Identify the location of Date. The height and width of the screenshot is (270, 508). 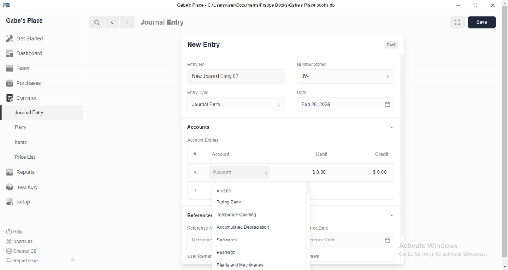
(304, 92).